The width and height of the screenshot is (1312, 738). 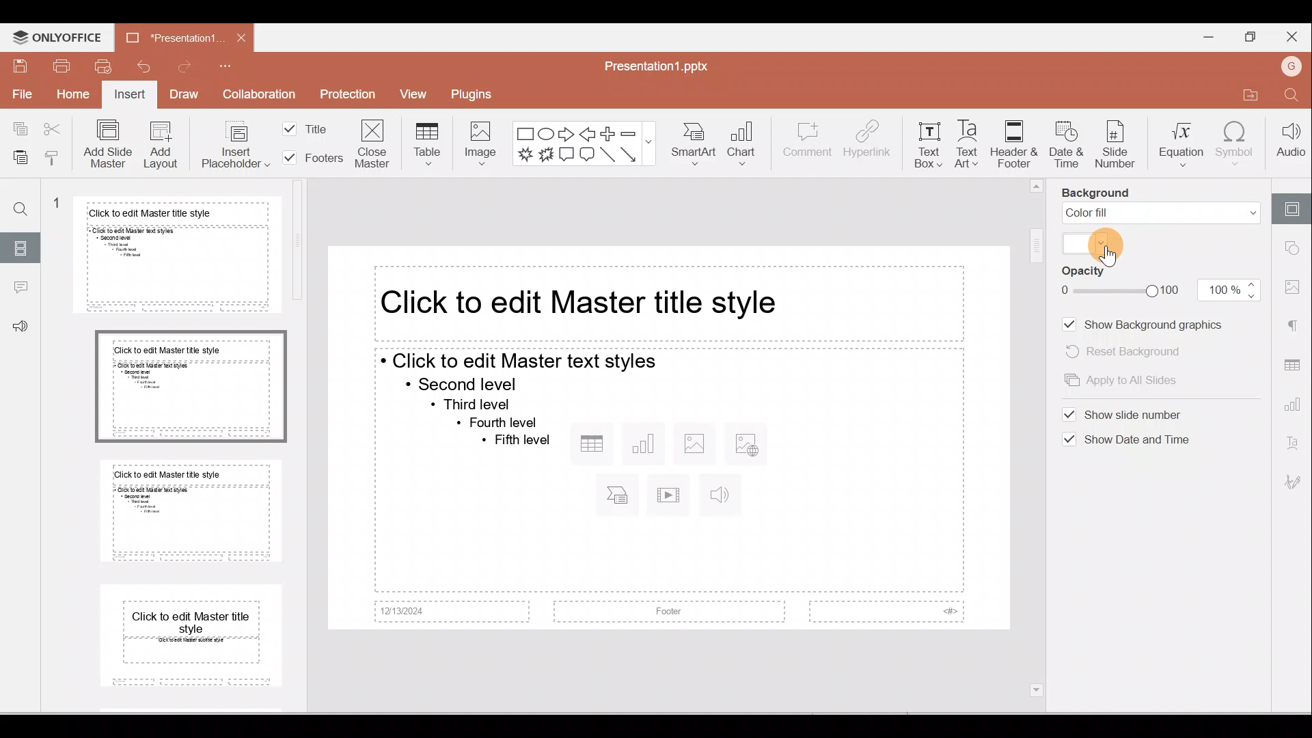 What do you see at coordinates (310, 158) in the screenshot?
I see `Footers` at bounding box center [310, 158].